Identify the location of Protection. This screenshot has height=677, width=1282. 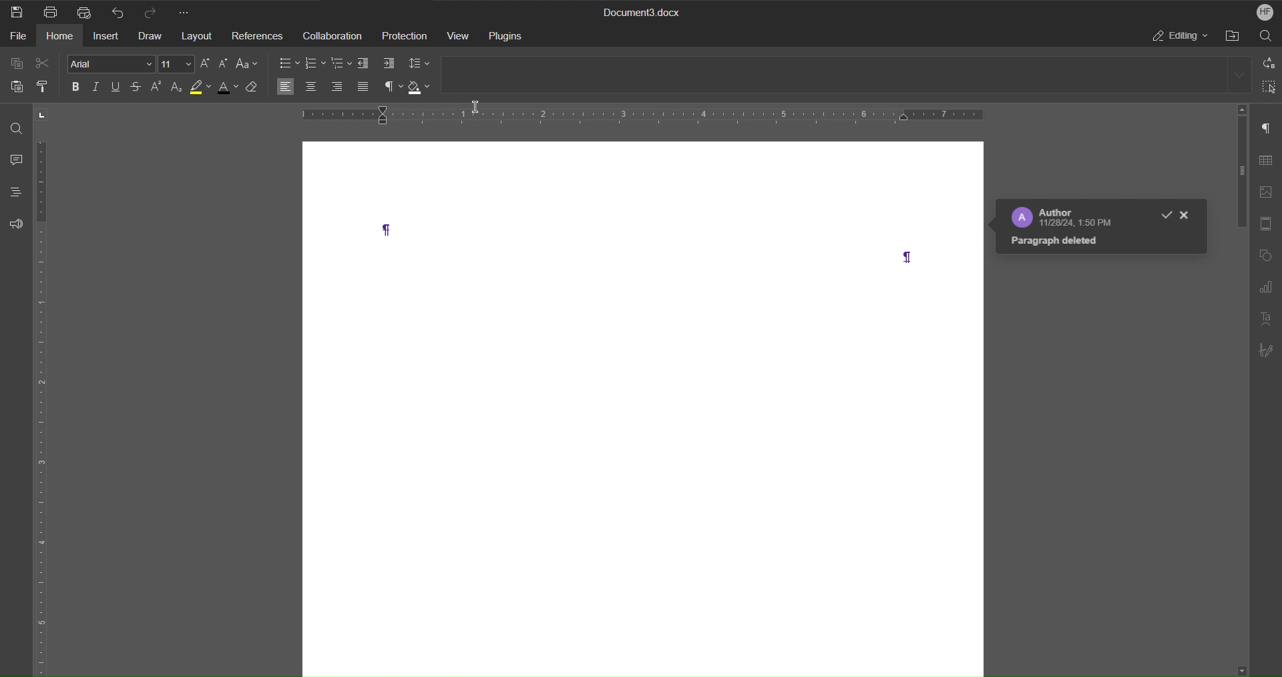
(407, 35).